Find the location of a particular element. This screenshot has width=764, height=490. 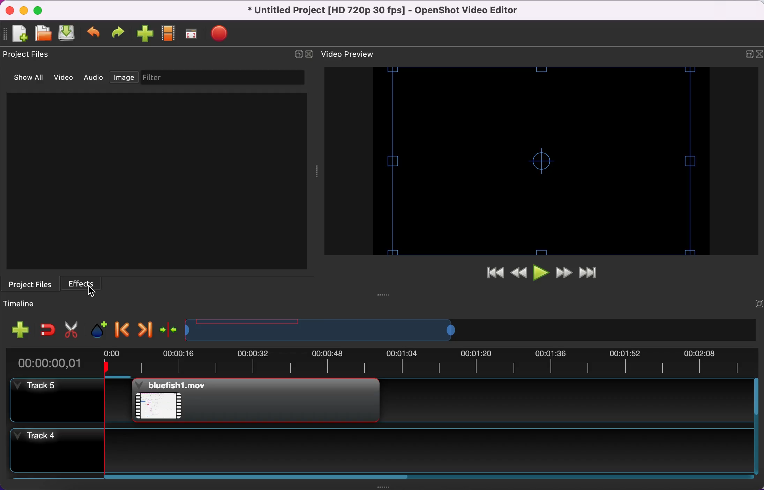

show all is located at coordinates (25, 78).